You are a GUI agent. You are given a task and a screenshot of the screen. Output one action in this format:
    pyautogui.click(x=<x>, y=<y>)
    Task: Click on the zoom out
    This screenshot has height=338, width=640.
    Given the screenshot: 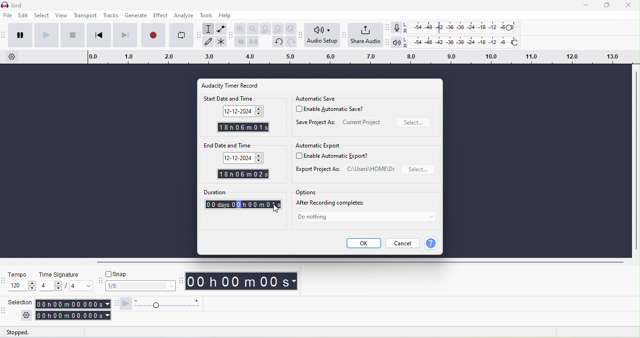 What is the action you would take?
    pyautogui.click(x=252, y=29)
    